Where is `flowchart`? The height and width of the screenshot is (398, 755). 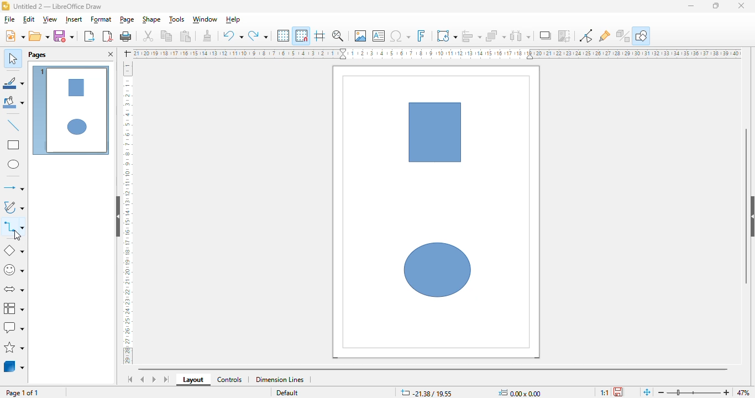
flowchart is located at coordinates (14, 308).